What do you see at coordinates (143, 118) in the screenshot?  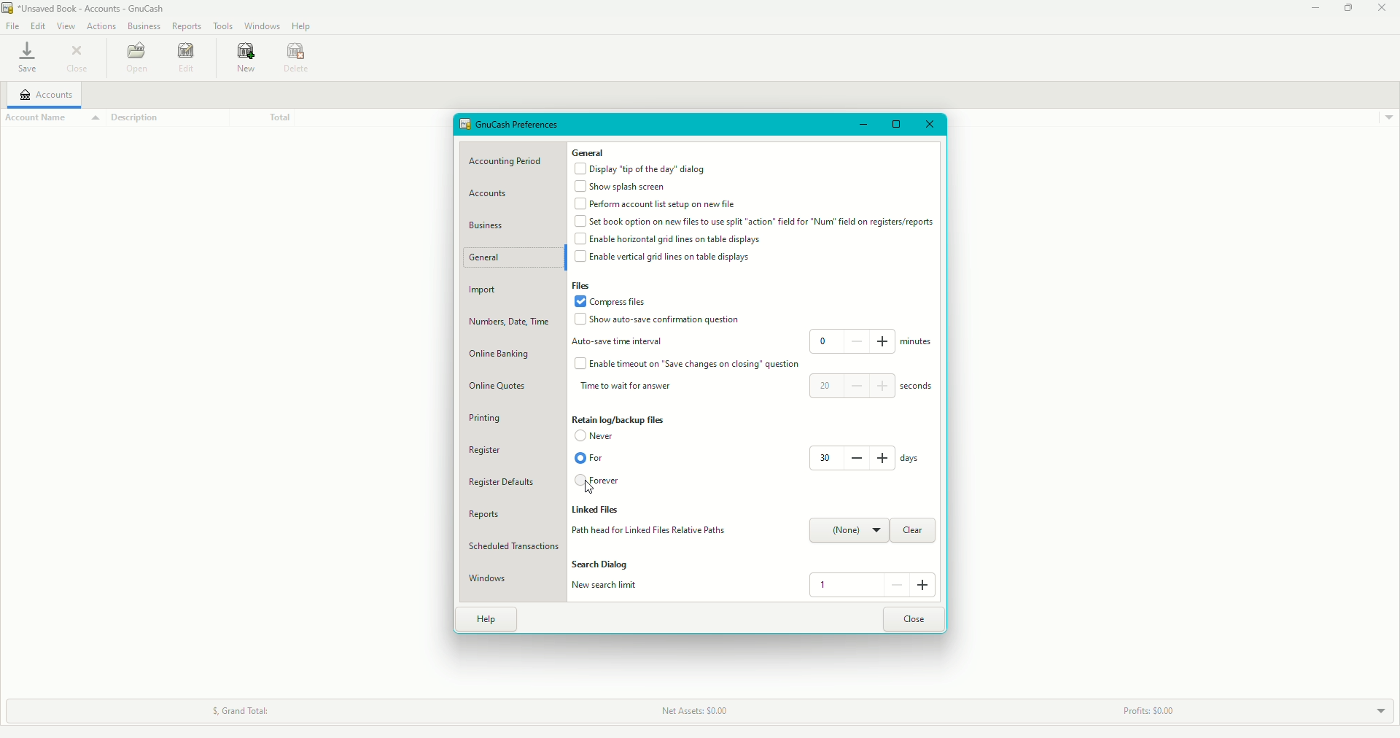 I see `Description` at bounding box center [143, 118].